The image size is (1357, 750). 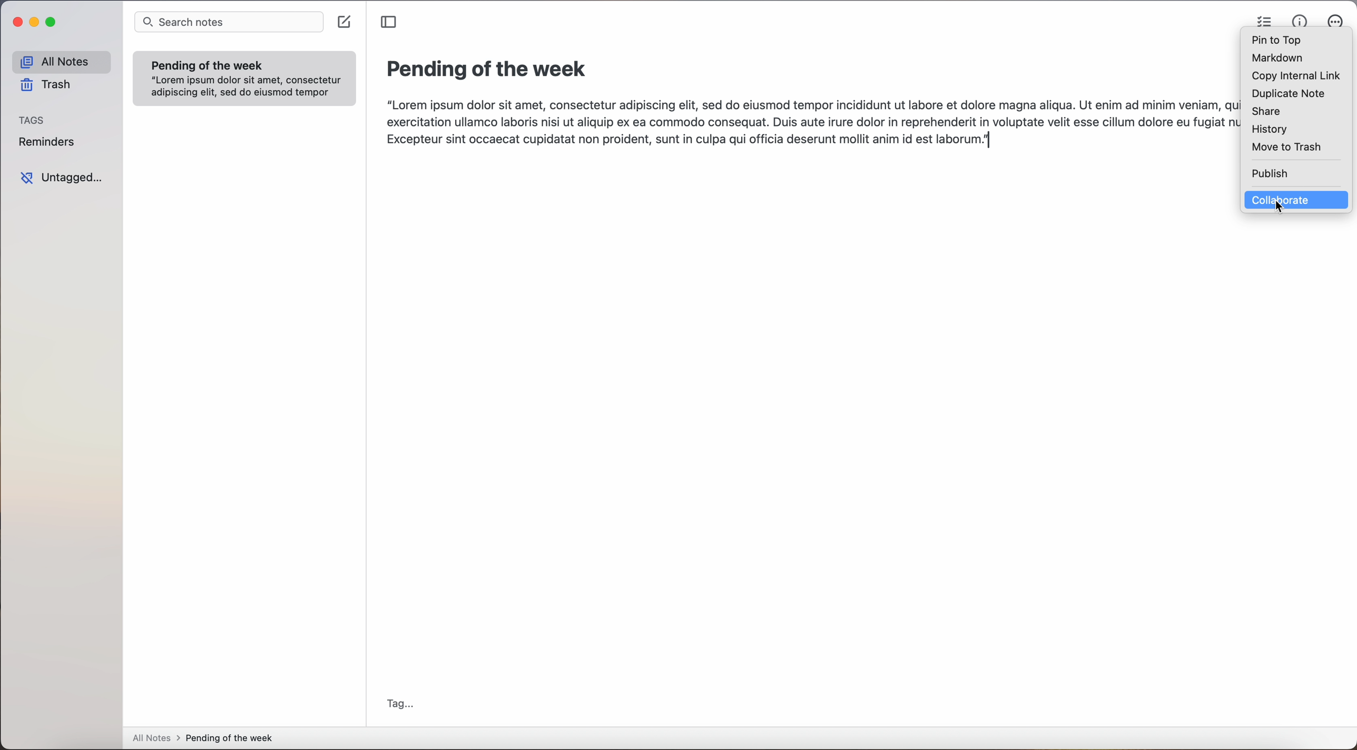 What do you see at coordinates (1287, 147) in the screenshot?
I see `move to trash` at bounding box center [1287, 147].